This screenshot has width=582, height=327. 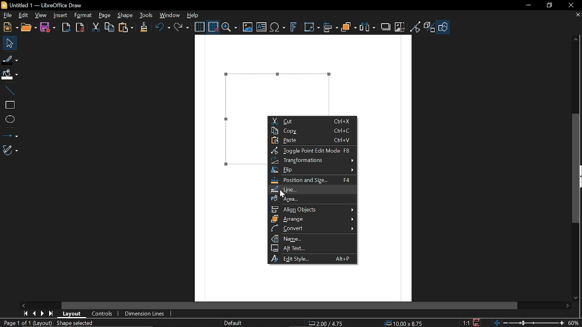 I want to click on Line, so click(x=10, y=91).